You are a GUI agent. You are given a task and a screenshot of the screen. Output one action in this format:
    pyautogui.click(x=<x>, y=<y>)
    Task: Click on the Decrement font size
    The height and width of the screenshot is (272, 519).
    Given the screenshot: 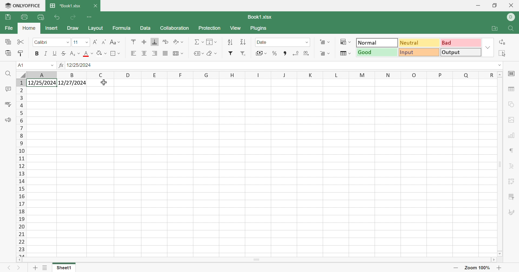 What is the action you would take?
    pyautogui.click(x=103, y=42)
    